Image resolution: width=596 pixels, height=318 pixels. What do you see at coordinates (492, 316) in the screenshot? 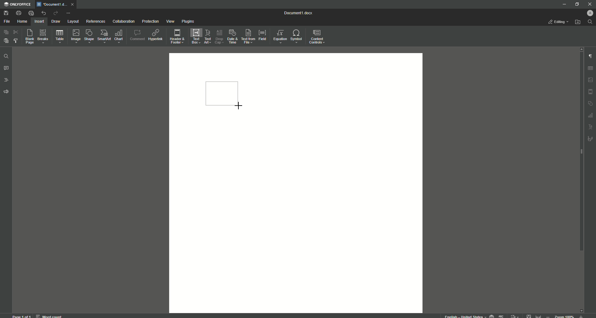
I see `set document language` at bounding box center [492, 316].